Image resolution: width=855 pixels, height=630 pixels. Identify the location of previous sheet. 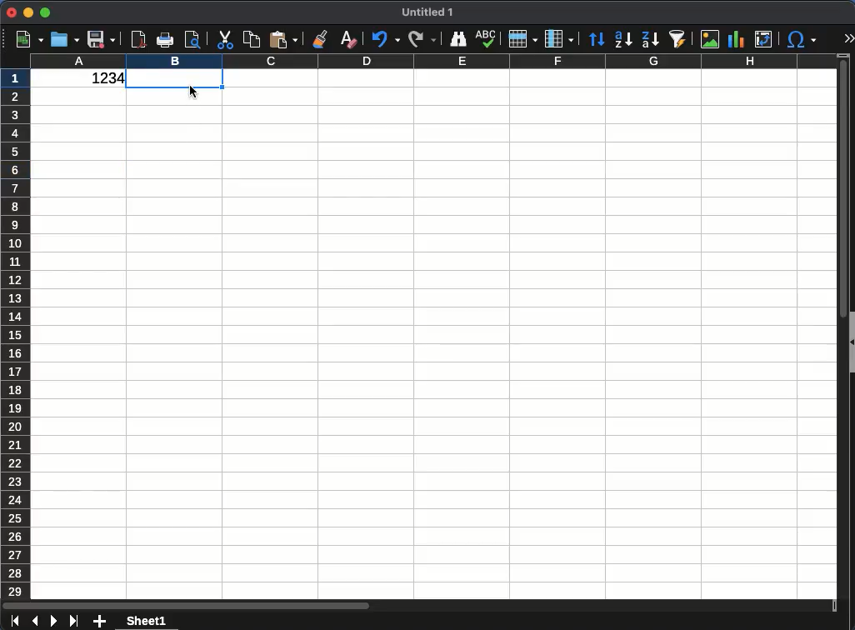
(37, 620).